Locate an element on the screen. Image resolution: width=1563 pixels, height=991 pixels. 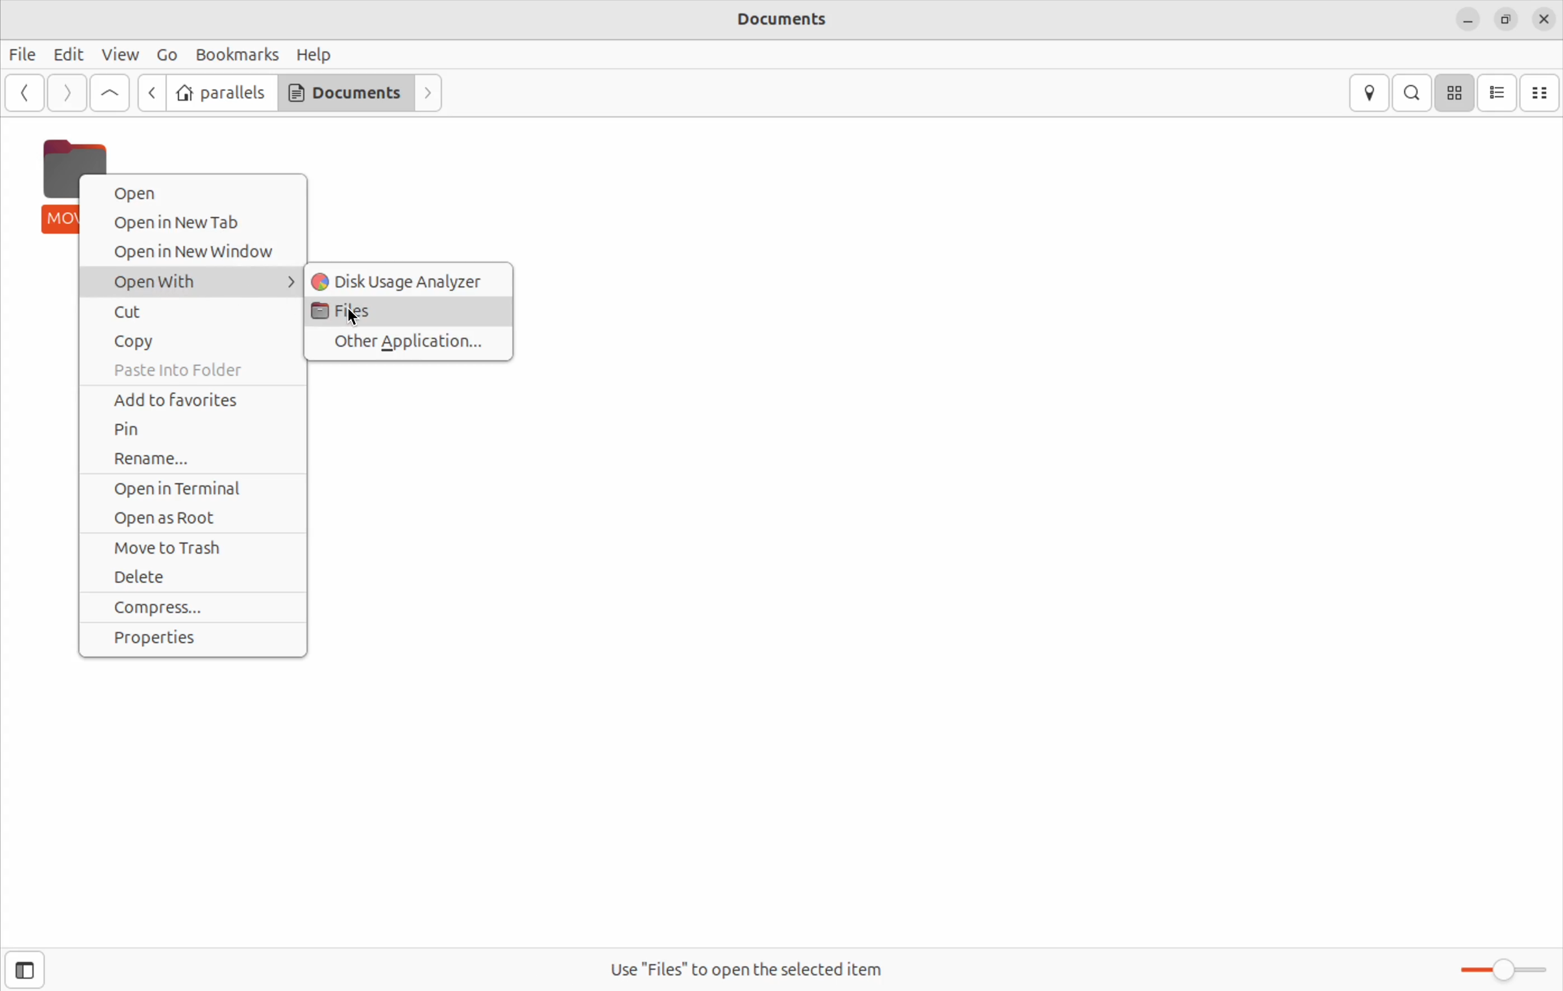
Edit is located at coordinates (69, 54).